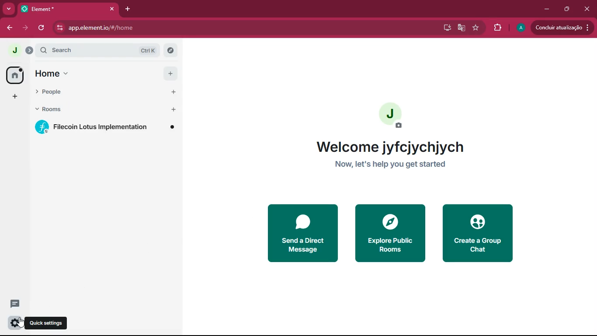 The width and height of the screenshot is (597, 336). What do you see at coordinates (475, 28) in the screenshot?
I see `favourite` at bounding box center [475, 28].